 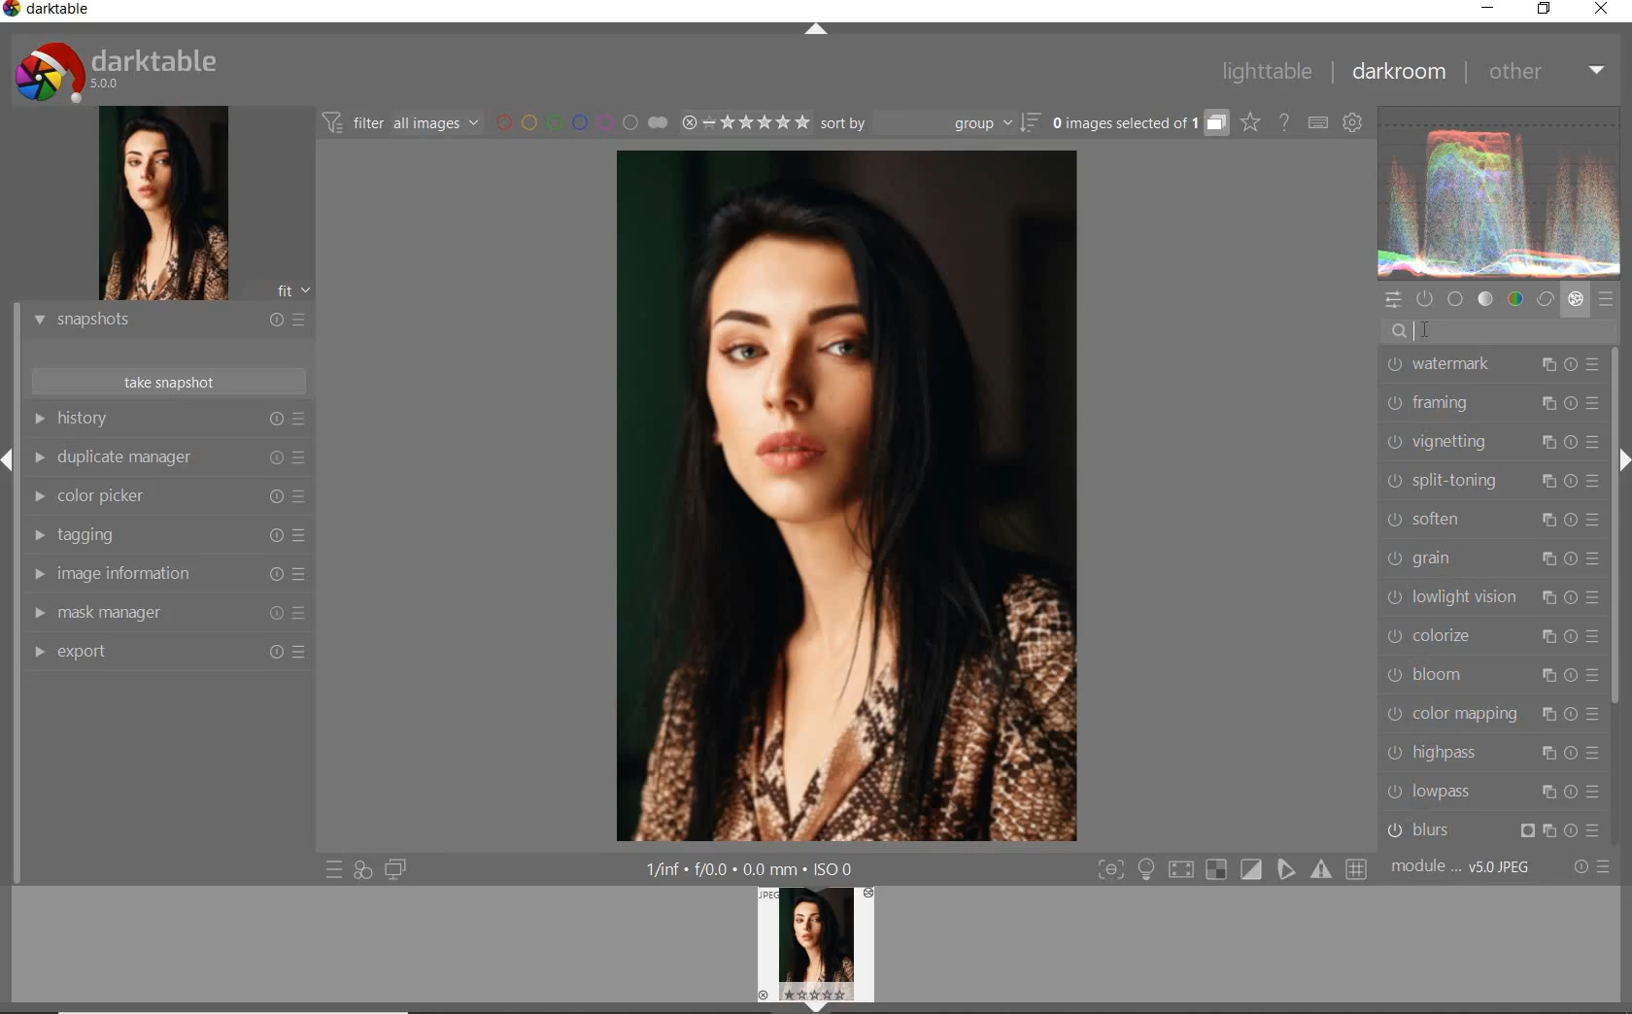 I want to click on color mapping, so click(x=1490, y=714).